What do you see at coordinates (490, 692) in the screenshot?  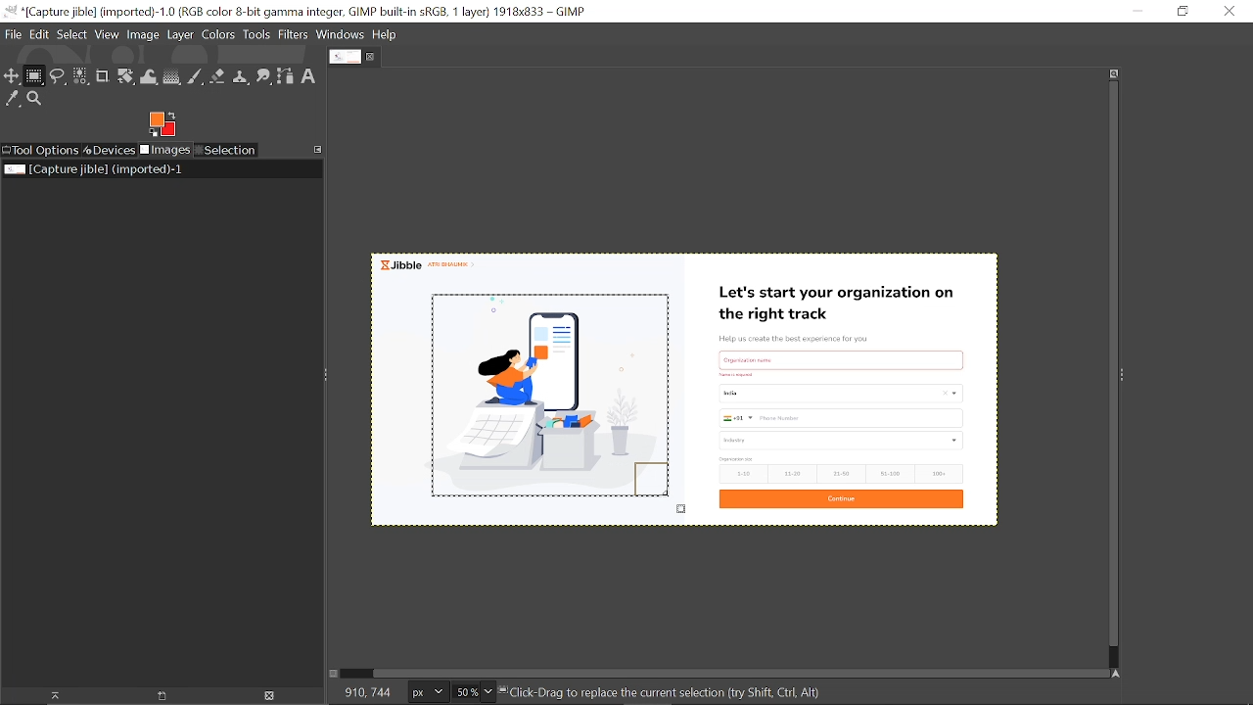 I see `Zoom options` at bounding box center [490, 692].